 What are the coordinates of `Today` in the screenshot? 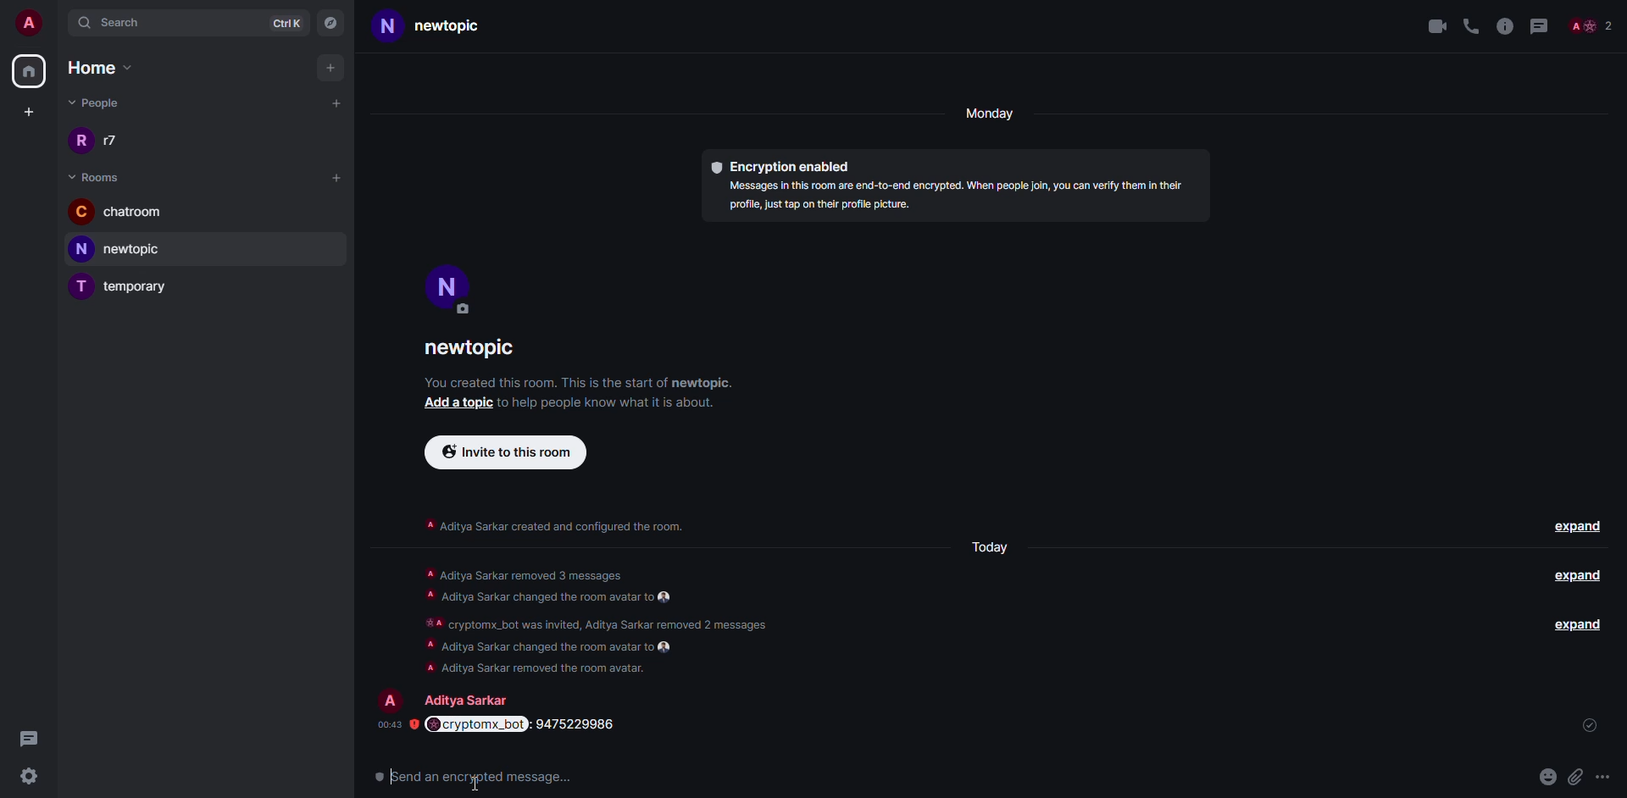 It's located at (997, 547).